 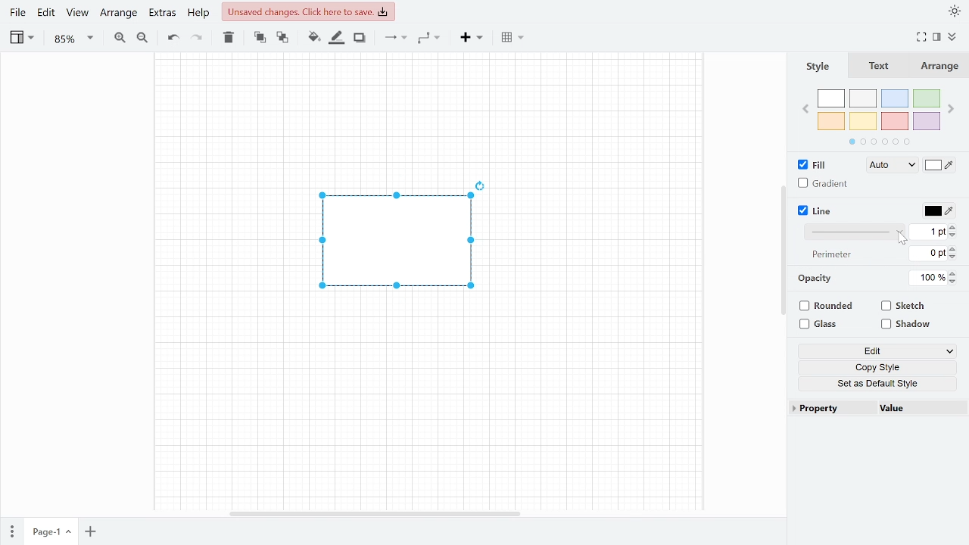 I want to click on Set as a defaultstyle, so click(x=879, y=383).